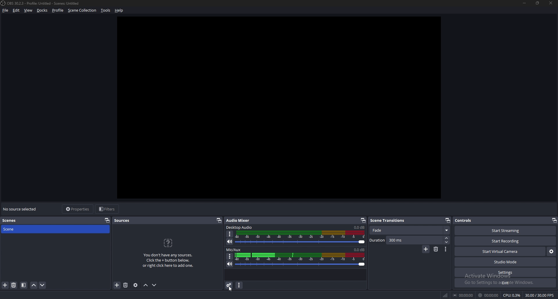  Describe the element at coordinates (301, 237) in the screenshot. I see `desktop audio soundbar` at that location.